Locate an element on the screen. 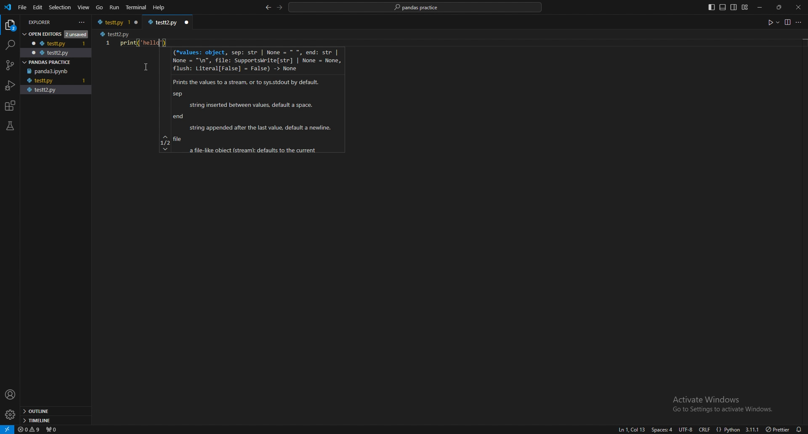 Image resolution: width=808 pixels, height=434 pixels. profile is located at coordinates (11, 395).